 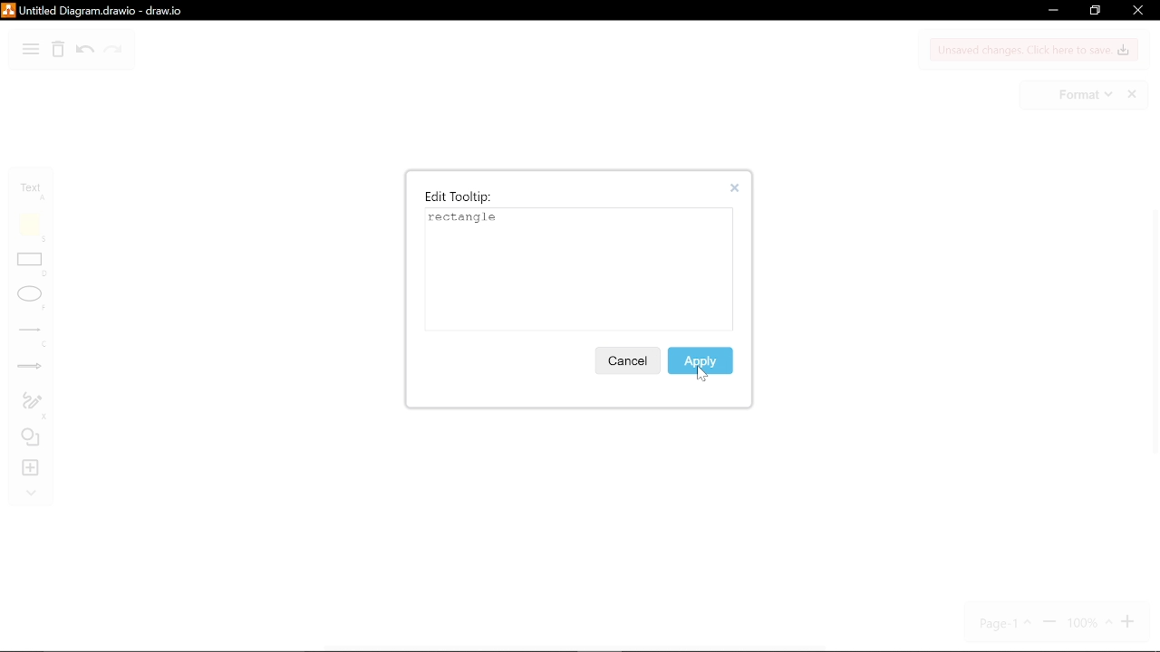 What do you see at coordinates (459, 197) in the screenshot?
I see `edit tooltip:` at bounding box center [459, 197].